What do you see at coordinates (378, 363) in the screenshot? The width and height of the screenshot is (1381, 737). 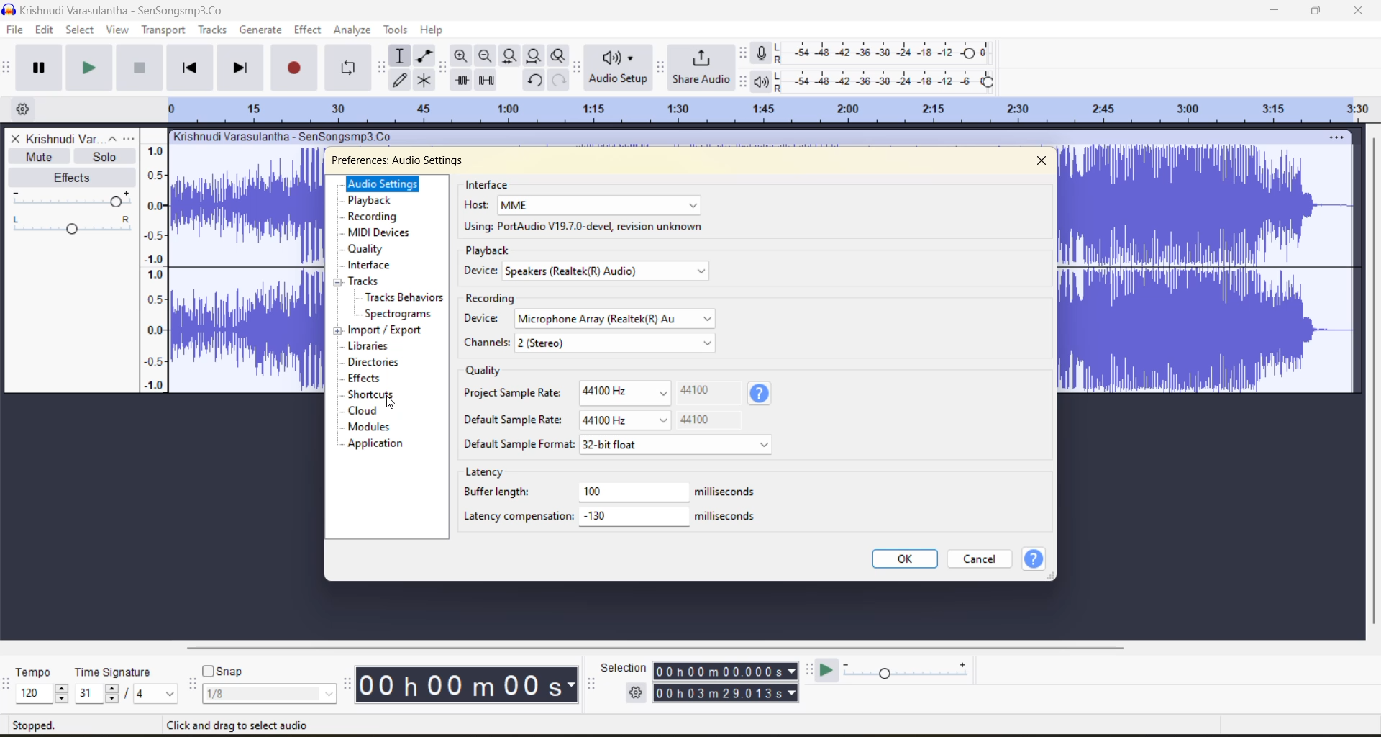 I see `directories` at bounding box center [378, 363].